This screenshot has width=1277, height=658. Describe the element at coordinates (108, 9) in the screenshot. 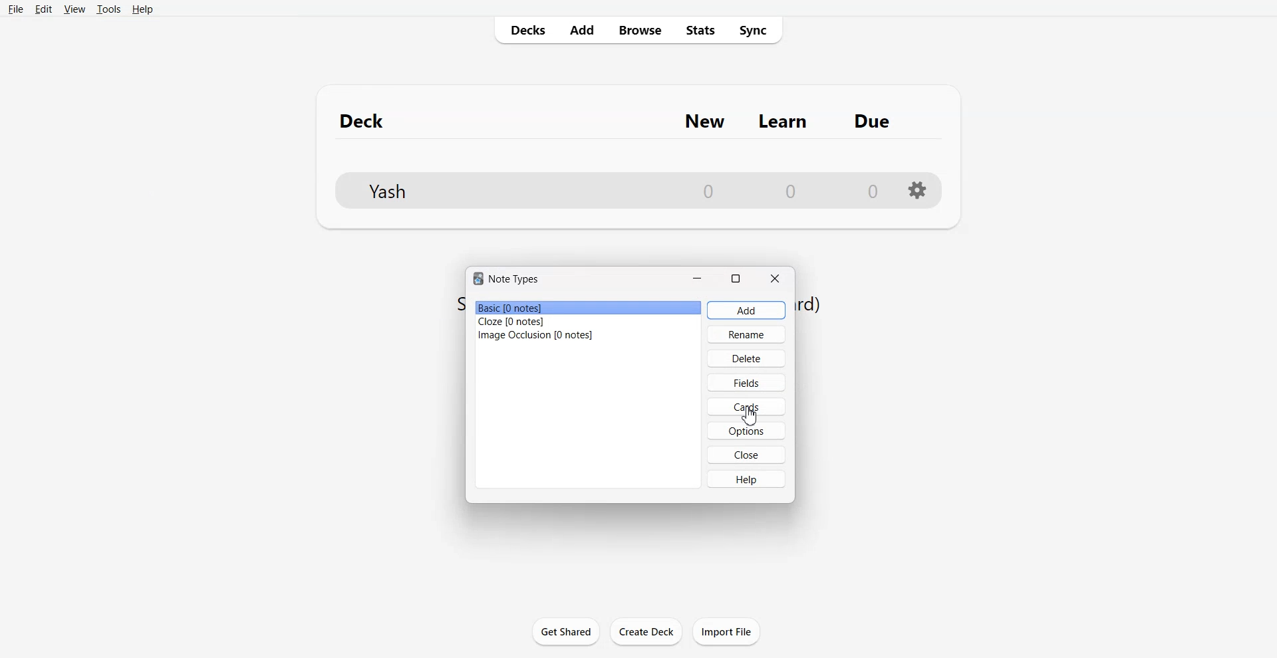

I see `Tools` at that location.